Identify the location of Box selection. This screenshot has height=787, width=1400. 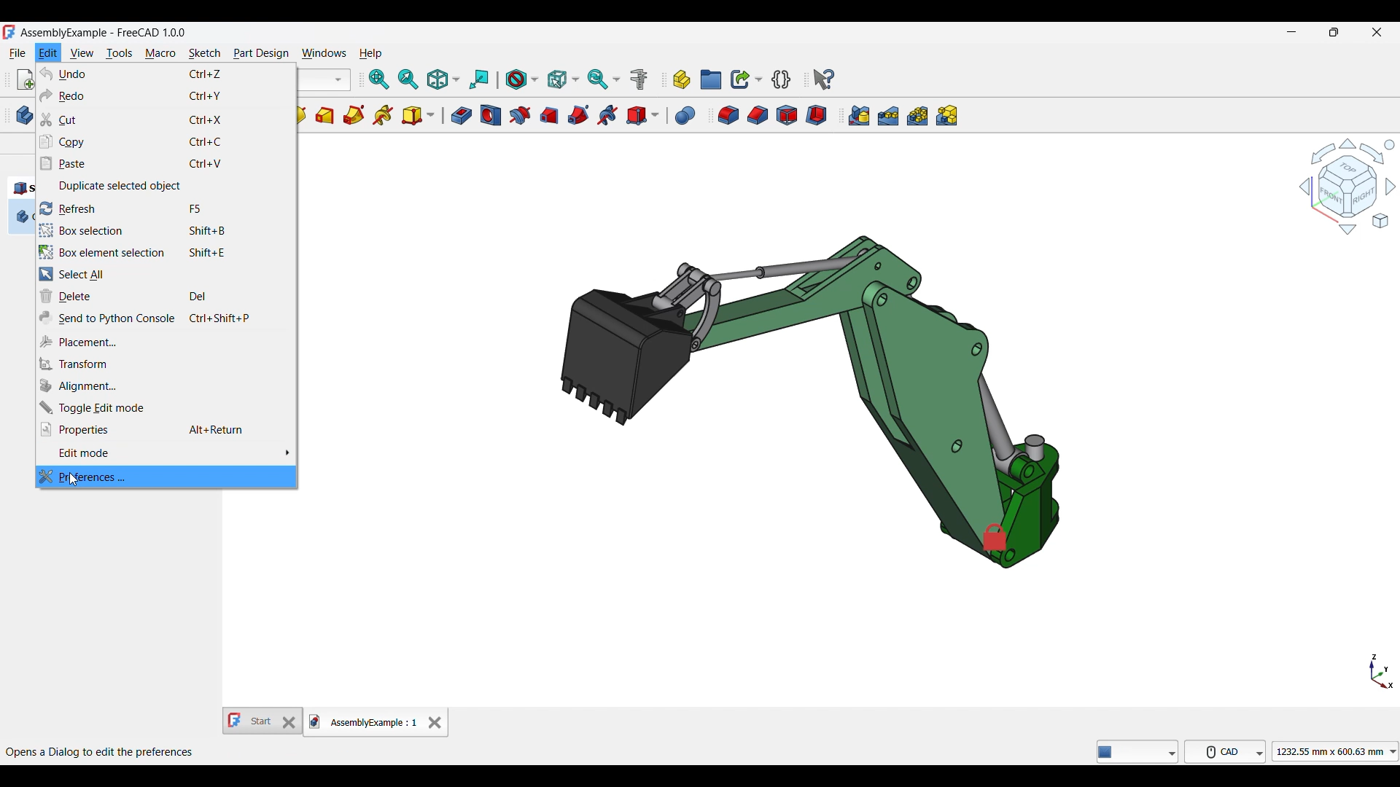
(166, 230).